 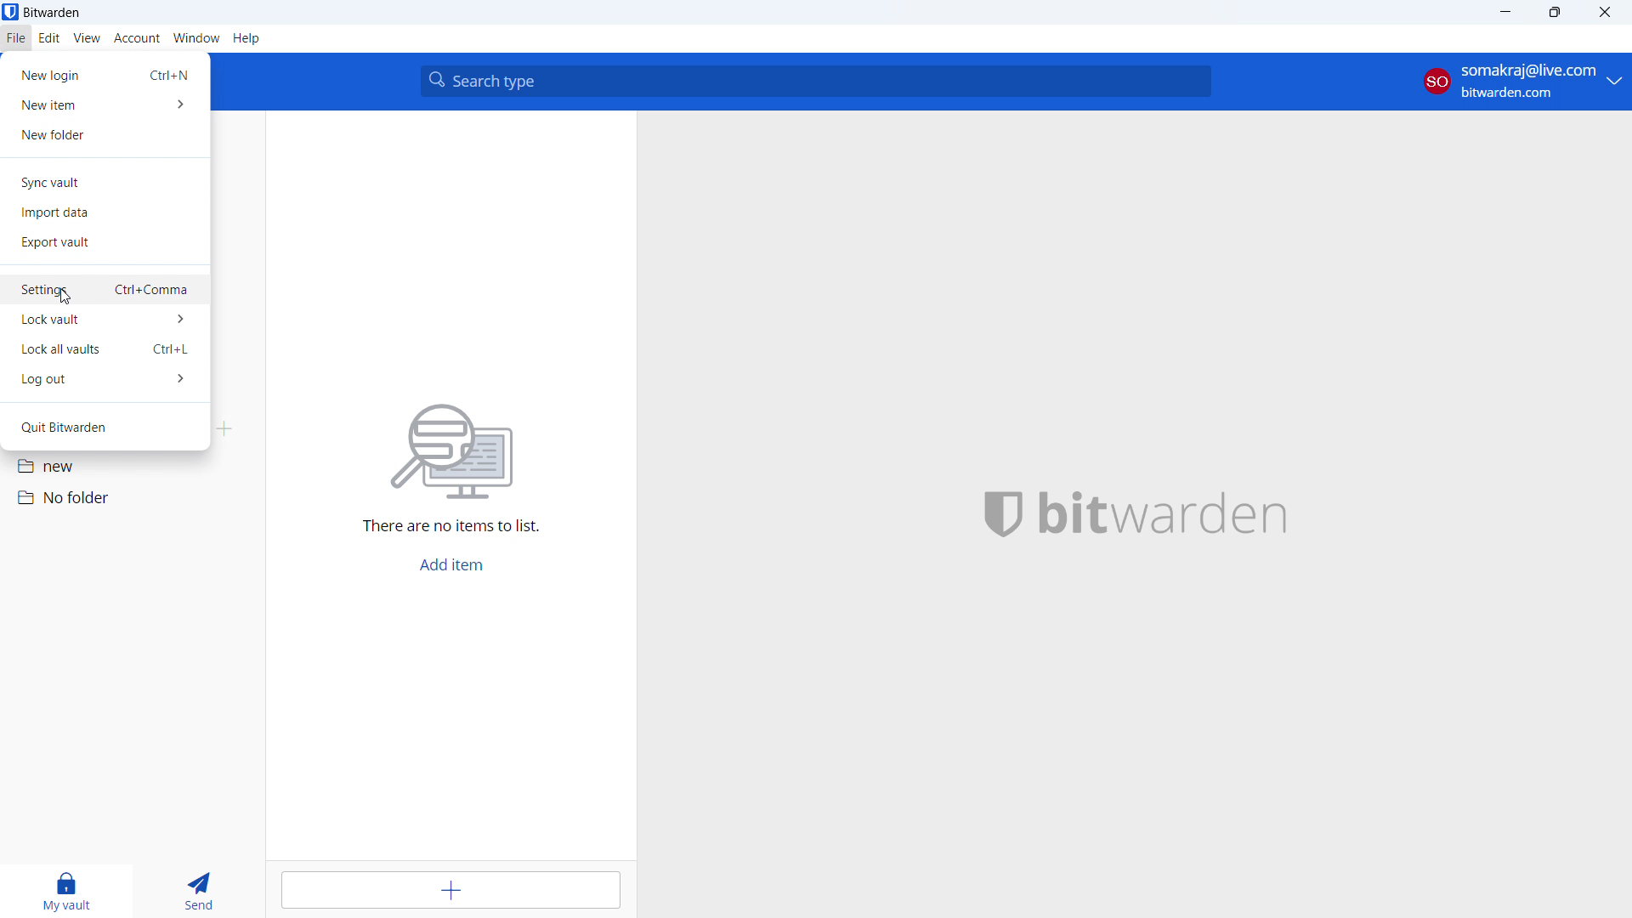 What do you see at coordinates (65, 892) in the screenshot?
I see `my vault` at bounding box center [65, 892].